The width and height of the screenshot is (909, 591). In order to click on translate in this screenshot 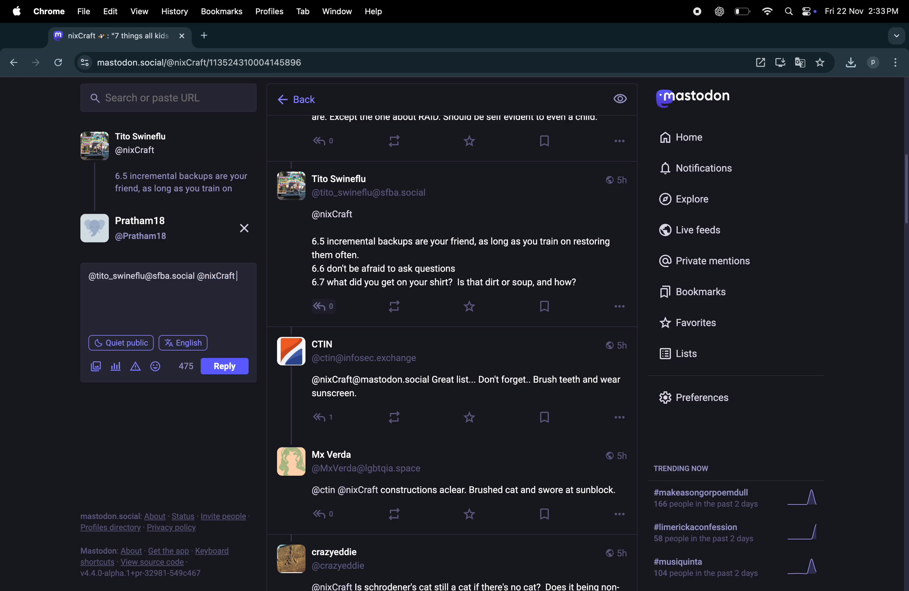, I will do `click(802, 63)`.